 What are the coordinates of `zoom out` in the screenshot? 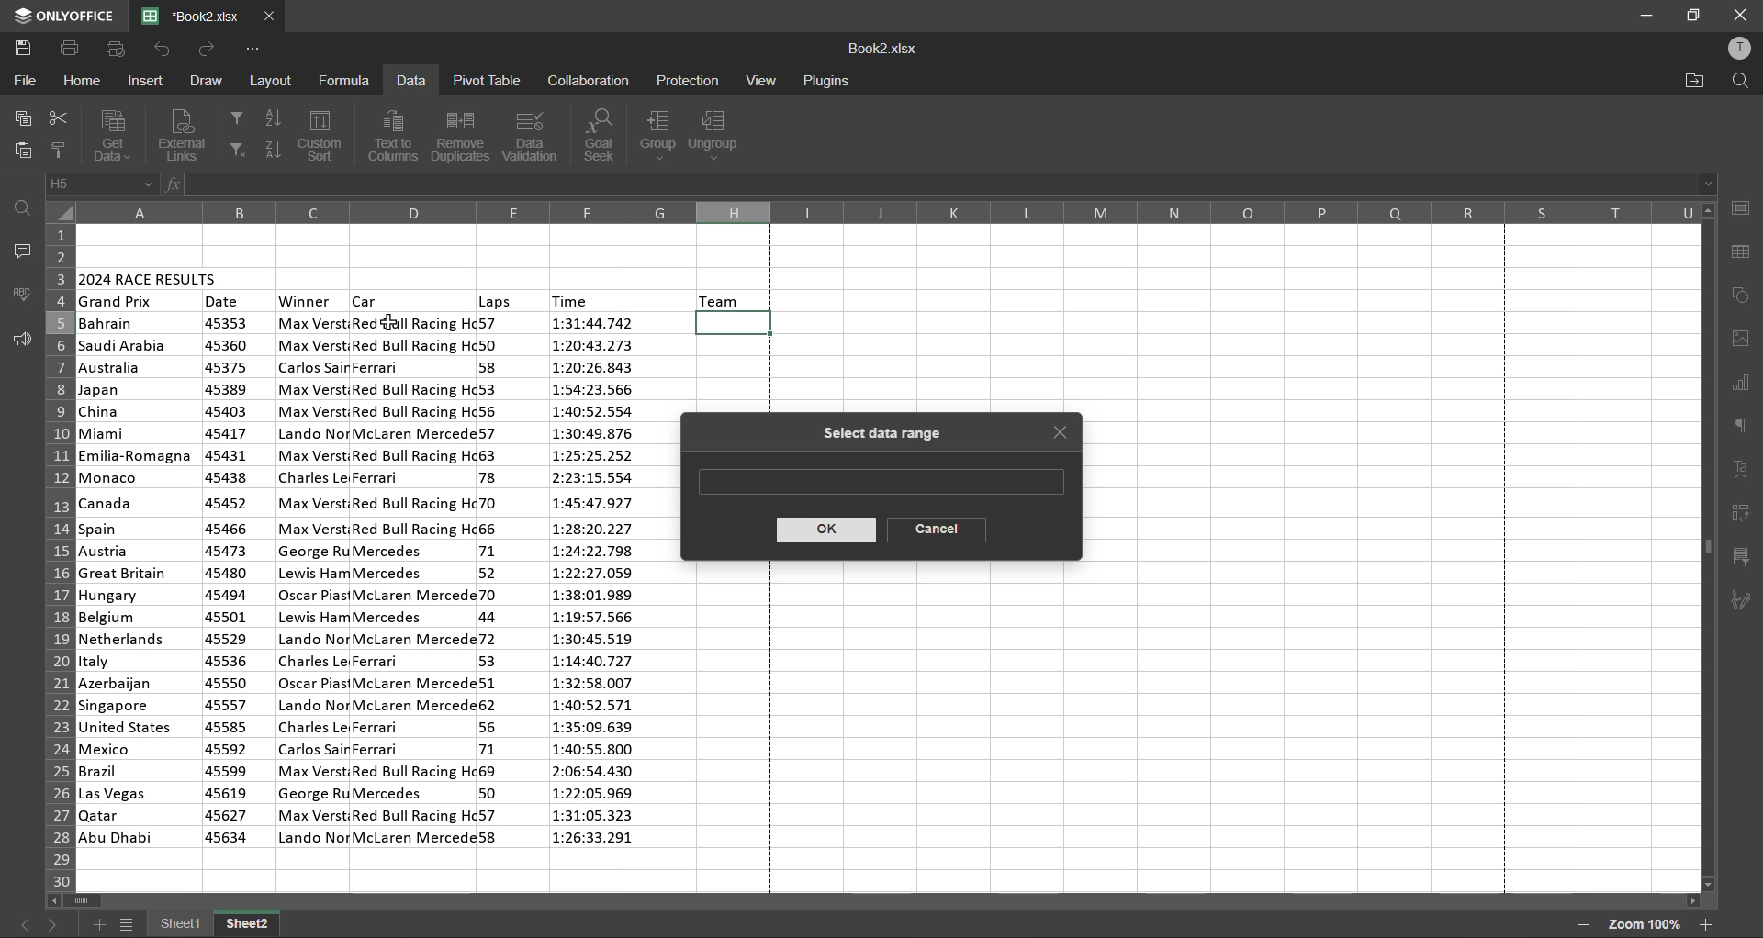 It's located at (1581, 925).